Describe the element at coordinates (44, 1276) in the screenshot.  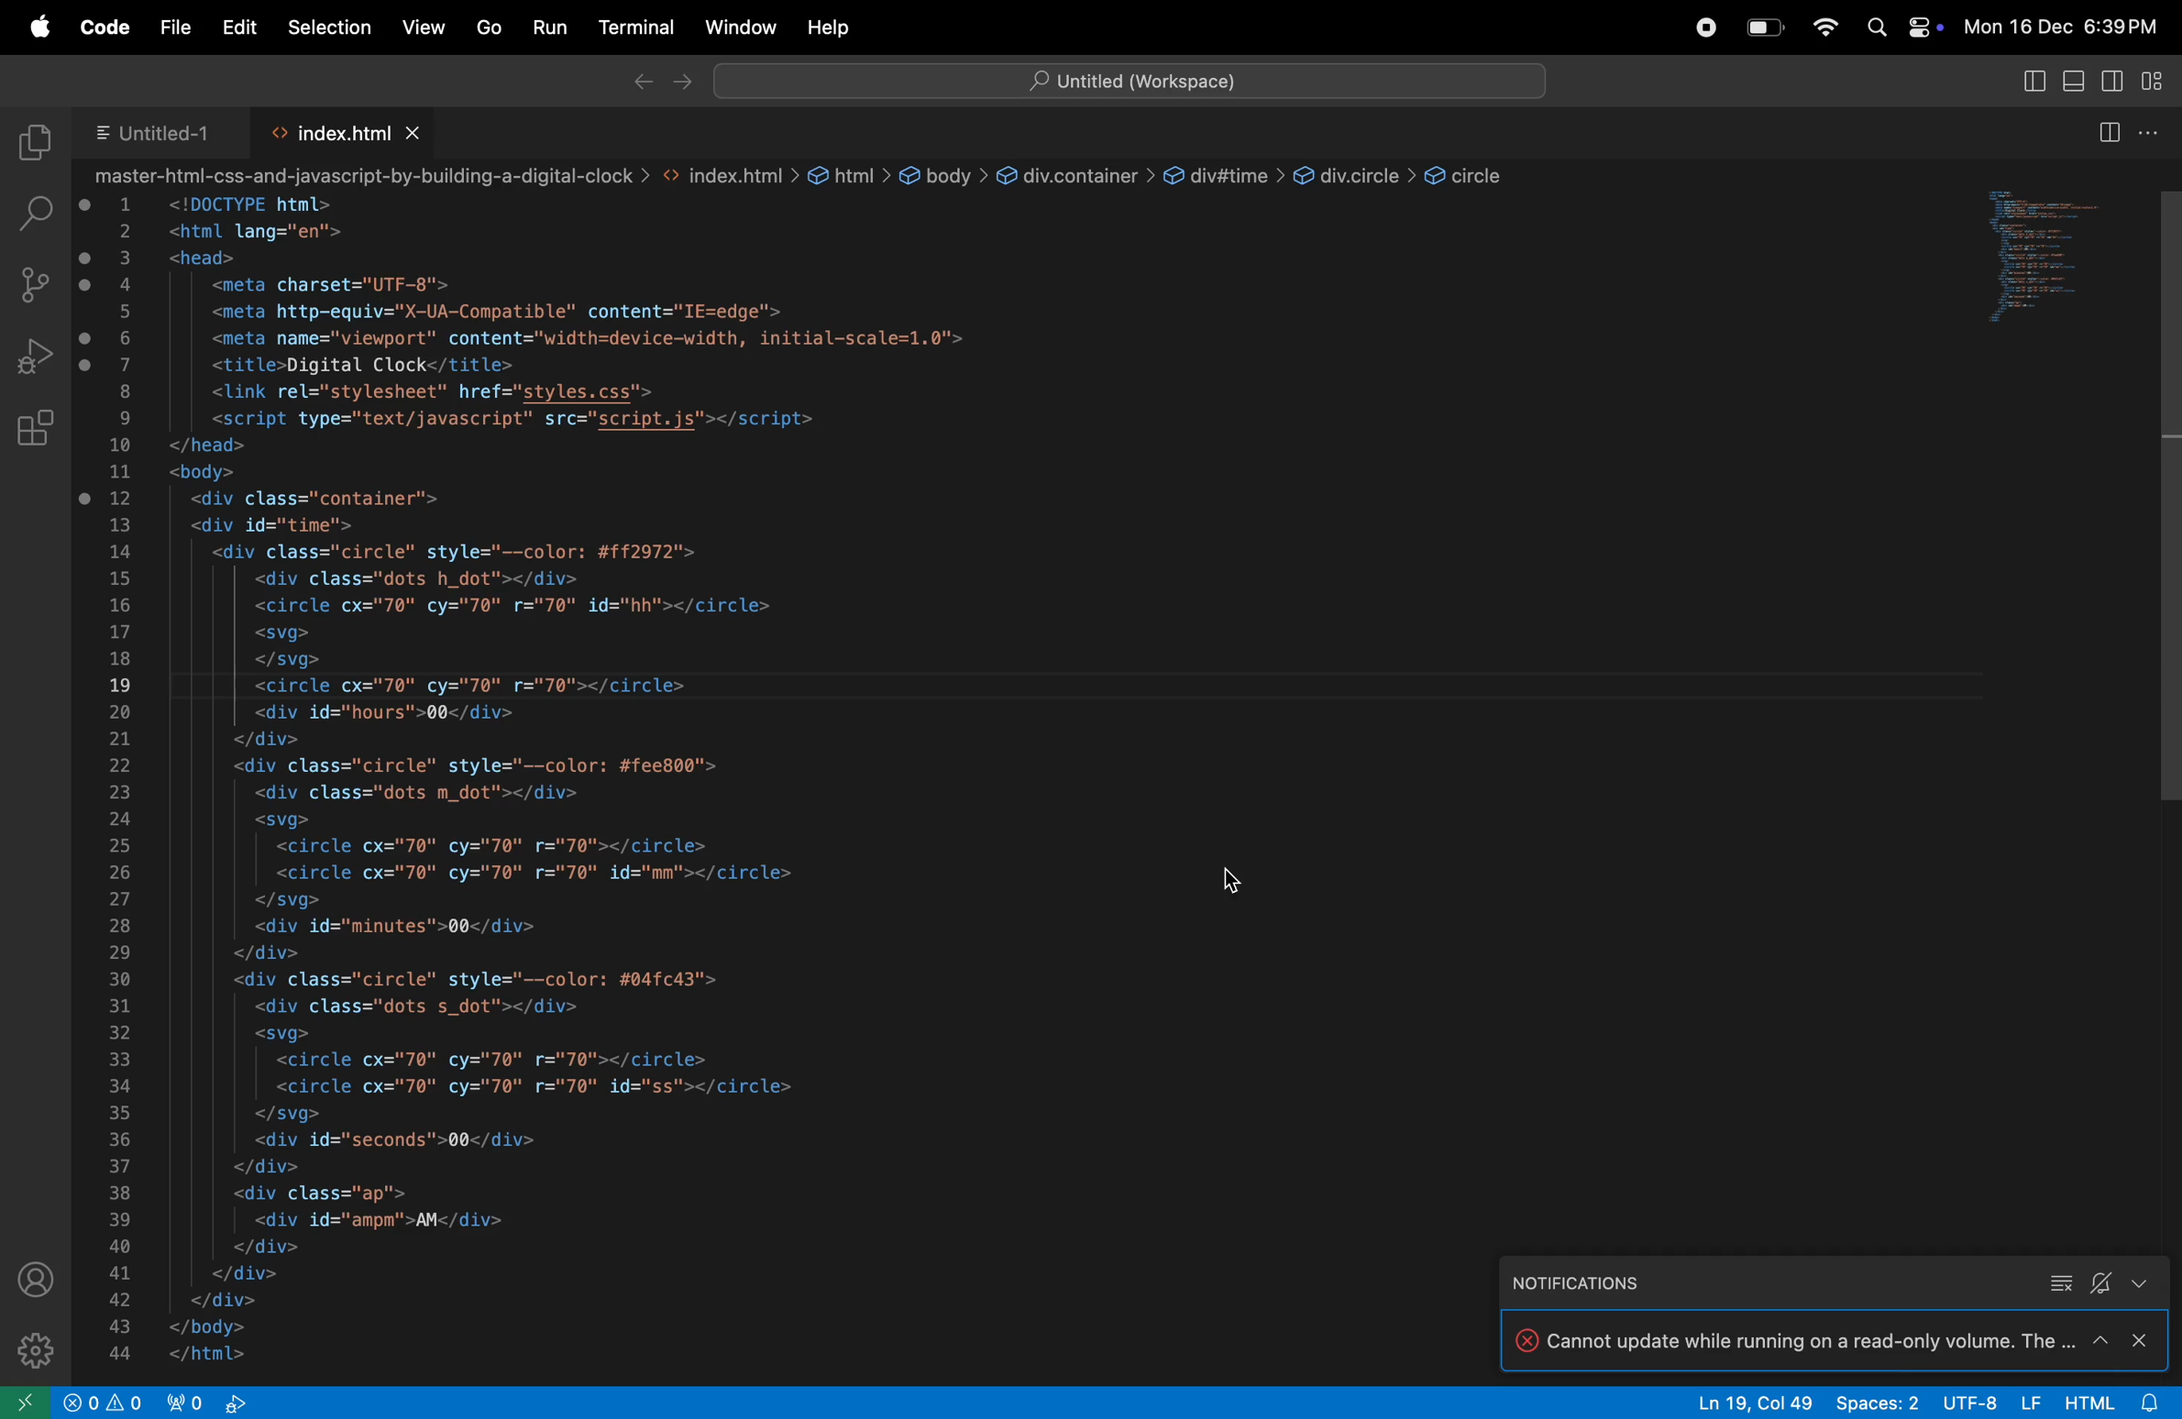
I see `profile` at that location.